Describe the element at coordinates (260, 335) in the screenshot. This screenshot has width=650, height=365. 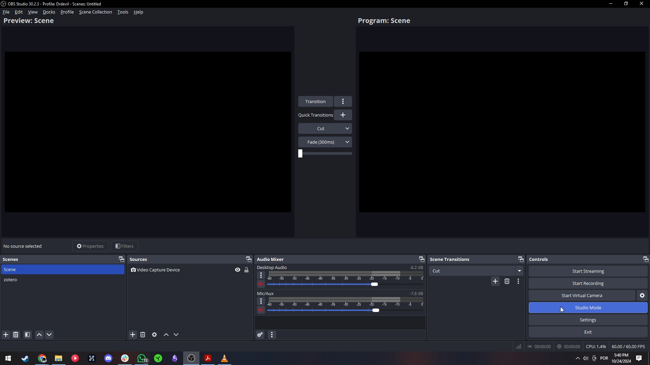
I see `Advanced audio properties` at that location.